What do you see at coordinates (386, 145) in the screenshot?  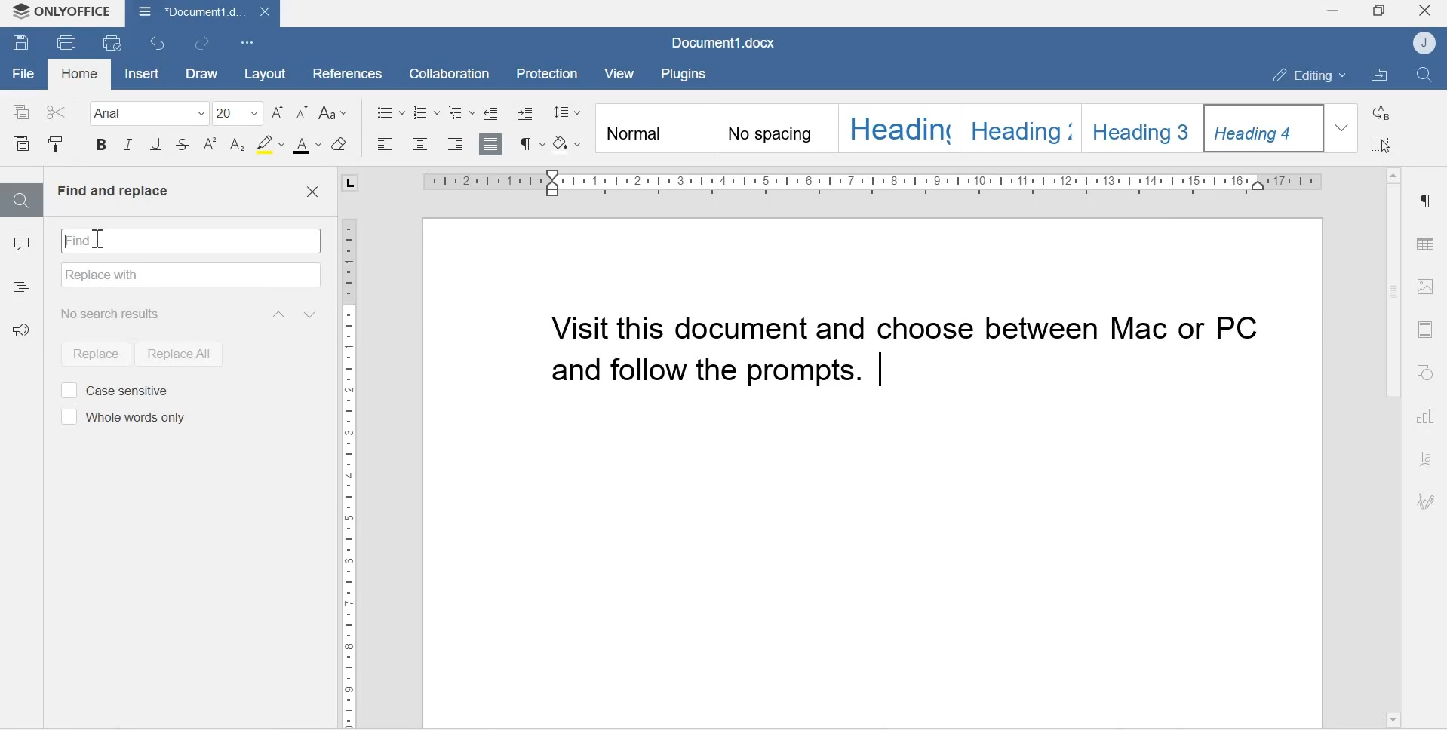 I see `Align left` at bounding box center [386, 145].